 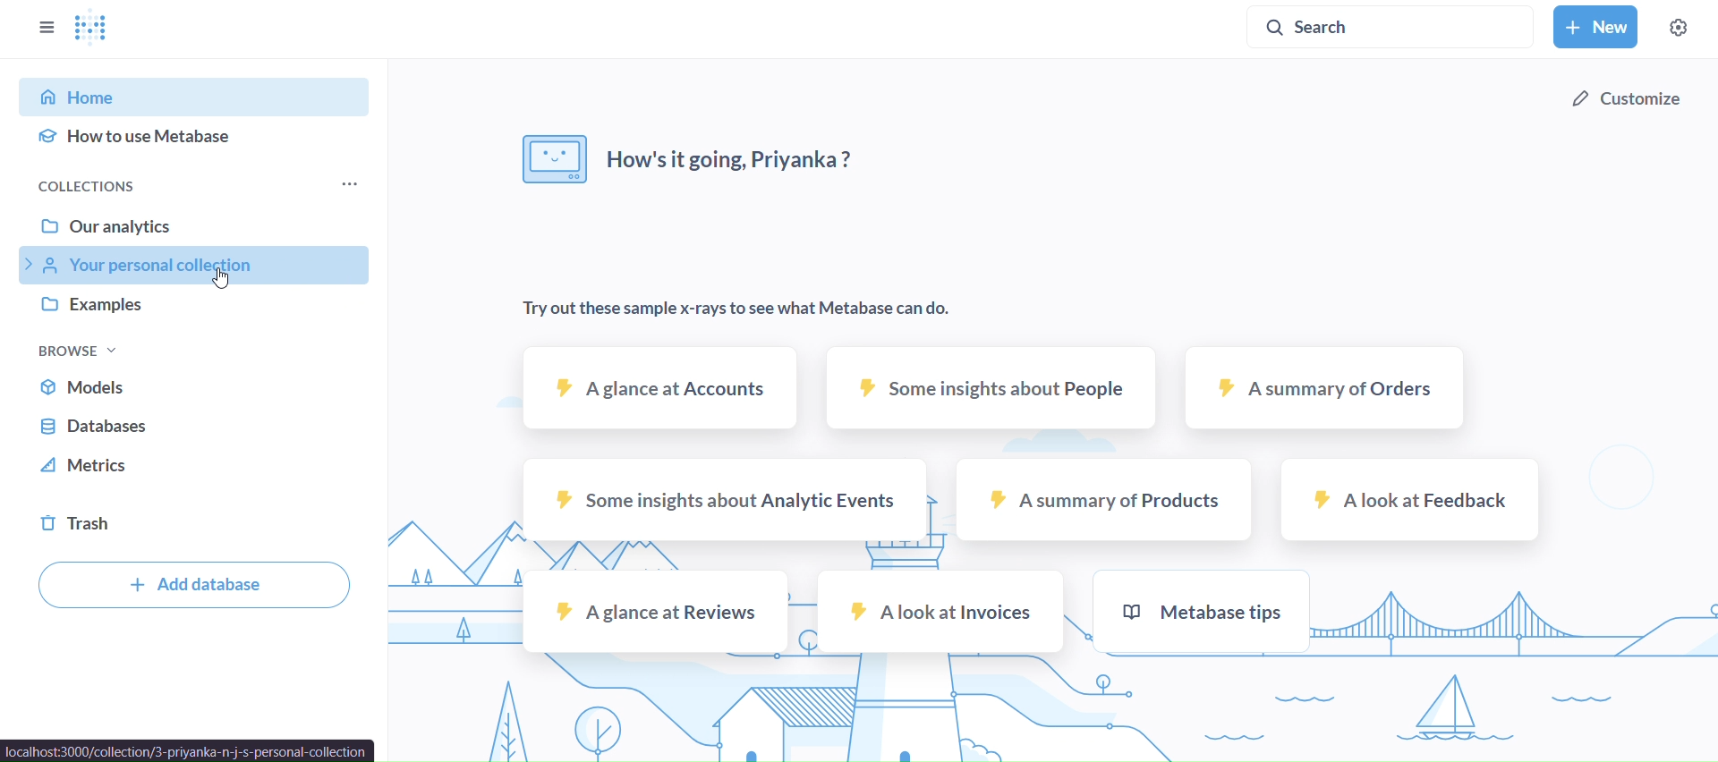 What do you see at coordinates (194, 584) in the screenshot?
I see `add database` at bounding box center [194, 584].